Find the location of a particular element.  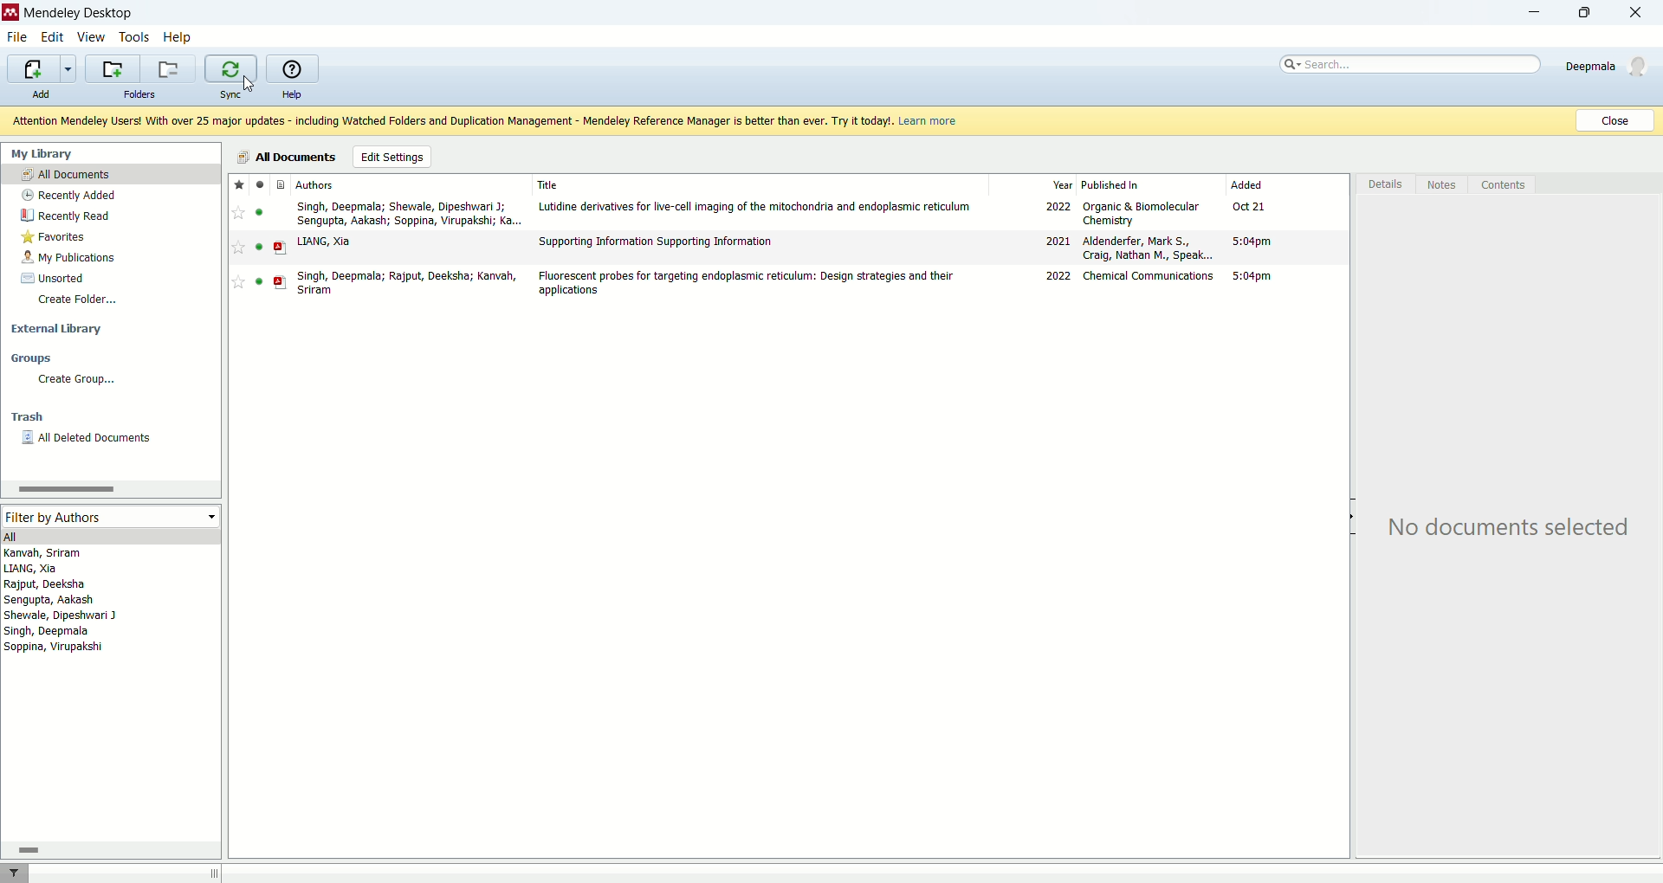

add is located at coordinates (39, 94).